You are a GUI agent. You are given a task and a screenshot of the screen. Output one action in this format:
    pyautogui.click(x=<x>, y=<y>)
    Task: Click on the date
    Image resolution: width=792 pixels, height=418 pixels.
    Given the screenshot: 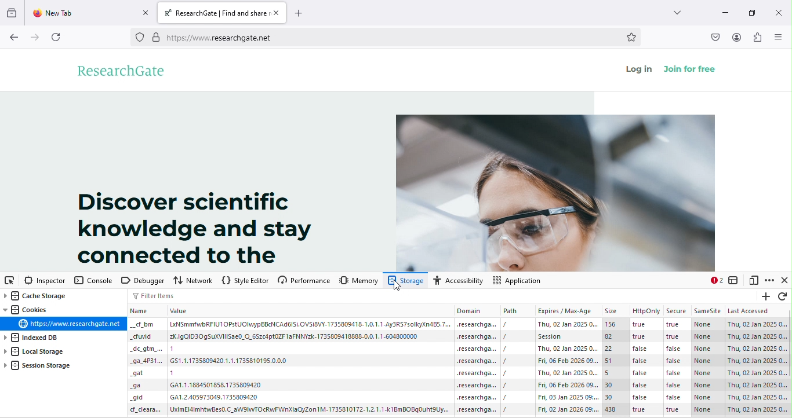 What is the action you would take?
    pyautogui.click(x=759, y=324)
    